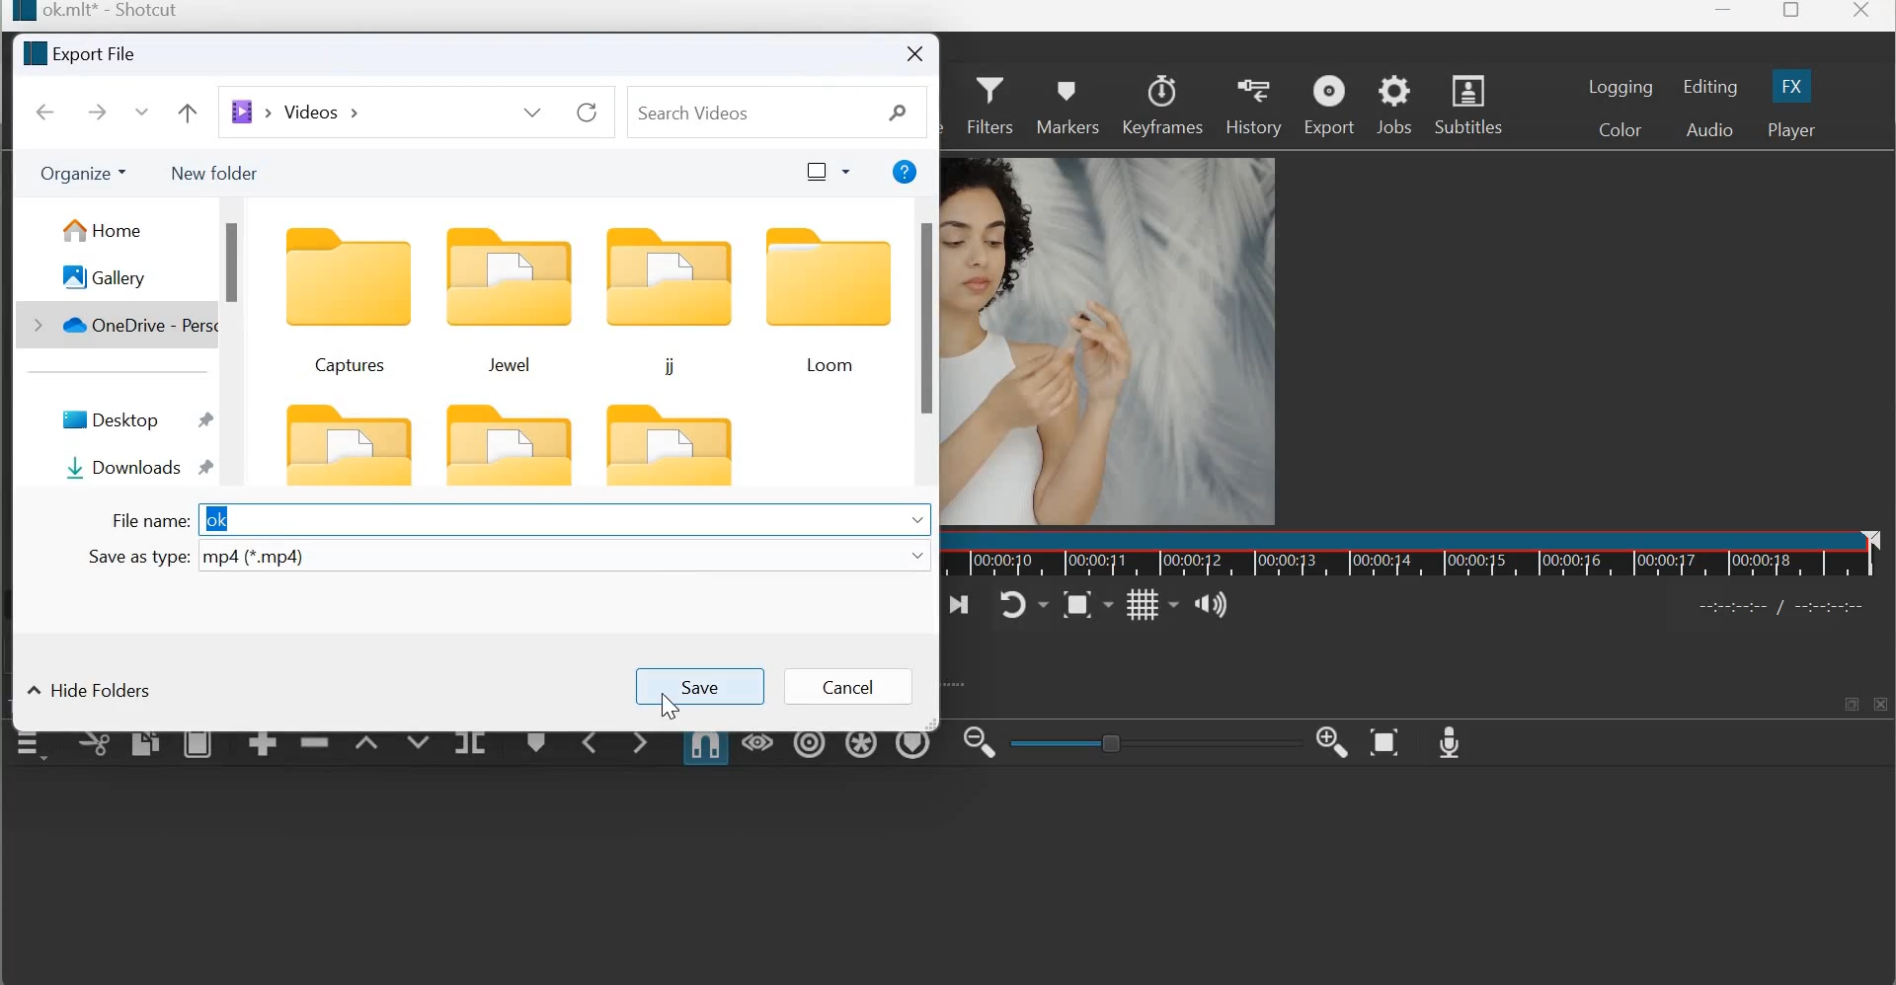 The image size is (1896, 985). What do you see at coordinates (665, 302) in the screenshot?
I see `jj` at bounding box center [665, 302].